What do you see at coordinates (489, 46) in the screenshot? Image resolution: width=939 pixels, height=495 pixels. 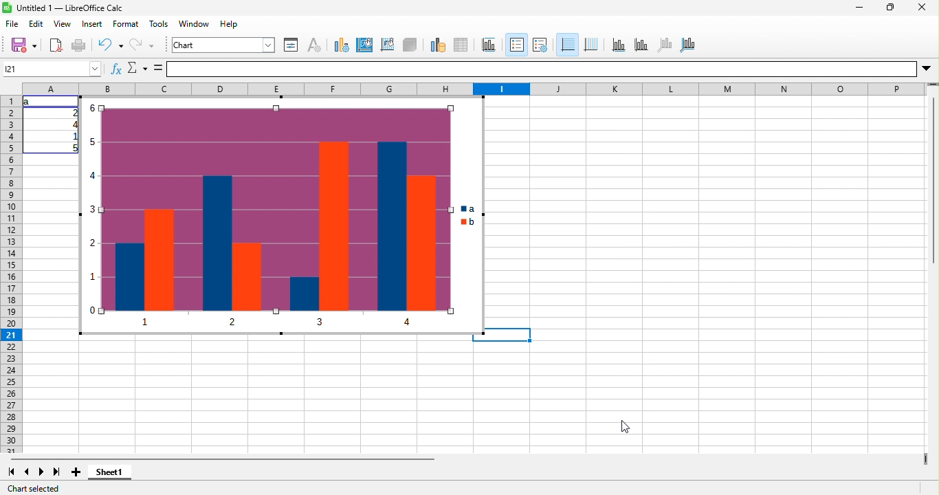 I see `title` at bounding box center [489, 46].